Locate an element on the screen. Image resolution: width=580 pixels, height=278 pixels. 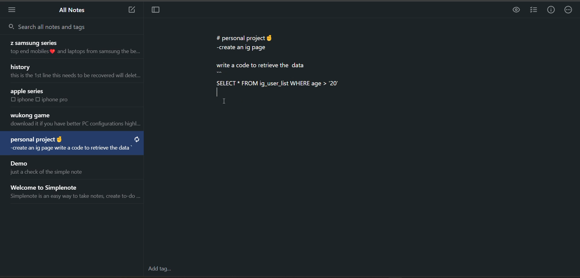
info is located at coordinates (551, 10).